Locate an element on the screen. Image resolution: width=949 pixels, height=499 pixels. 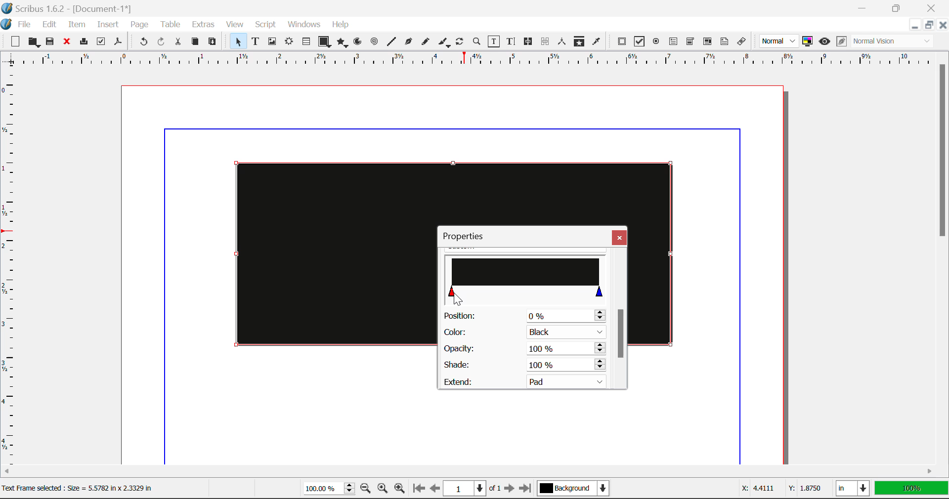
Restore Down is located at coordinates (914, 25).